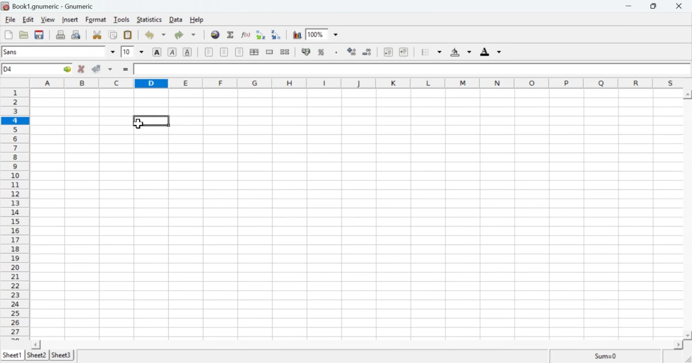  What do you see at coordinates (54, 6) in the screenshot?
I see `Book1.gnumeric - Gnumeric` at bounding box center [54, 6].